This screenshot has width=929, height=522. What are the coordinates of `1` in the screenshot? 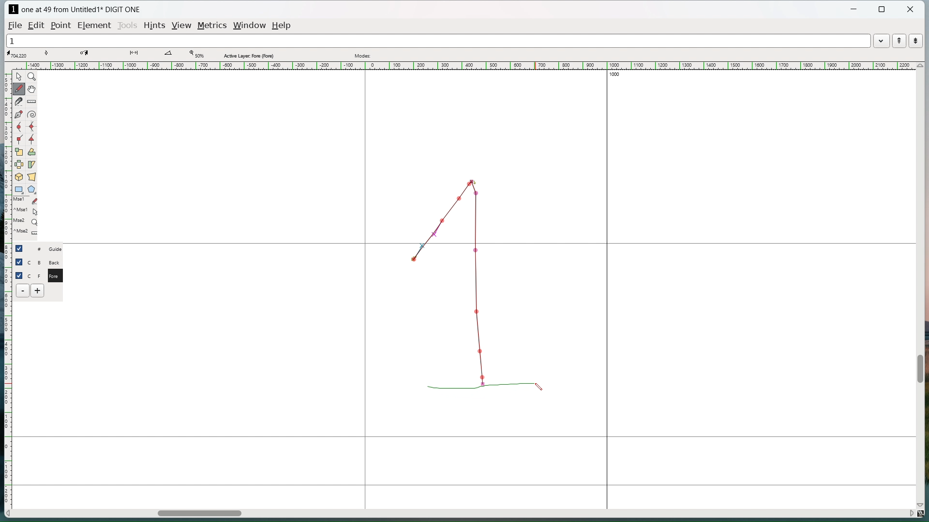 It's located at (437, 40).